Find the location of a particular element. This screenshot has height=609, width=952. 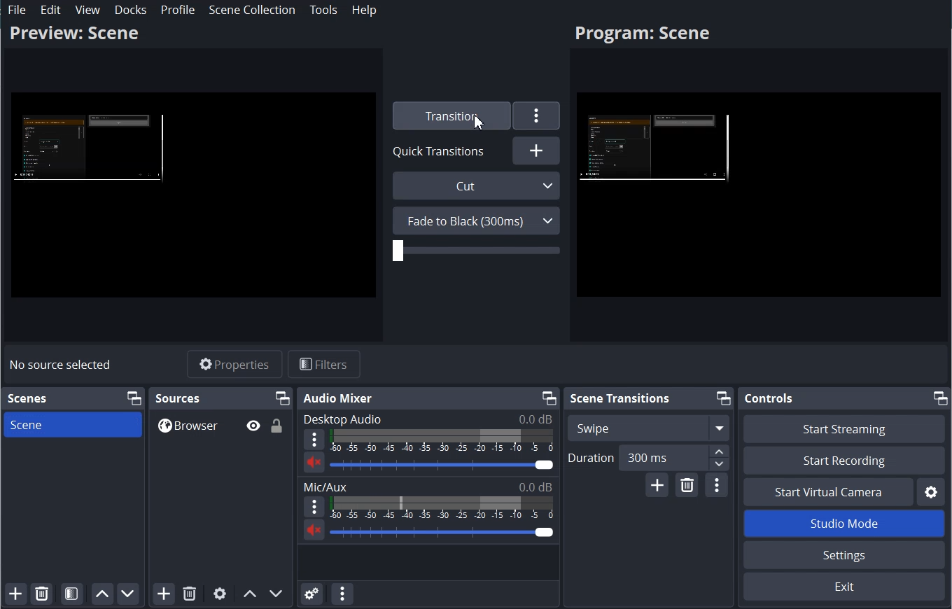

Settings is located at coordinates (844, 554).